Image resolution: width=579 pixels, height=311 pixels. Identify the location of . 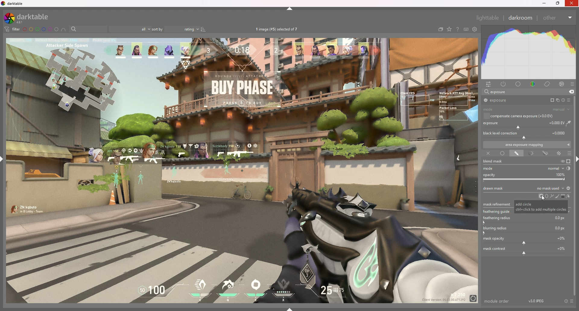
(572, 4).